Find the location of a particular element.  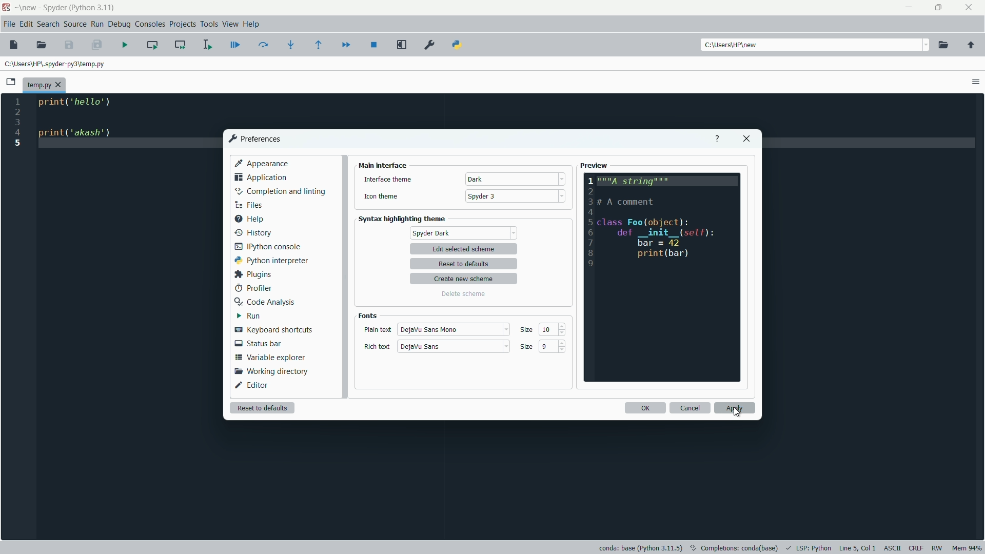

new file is located at coordinates (14, 45).